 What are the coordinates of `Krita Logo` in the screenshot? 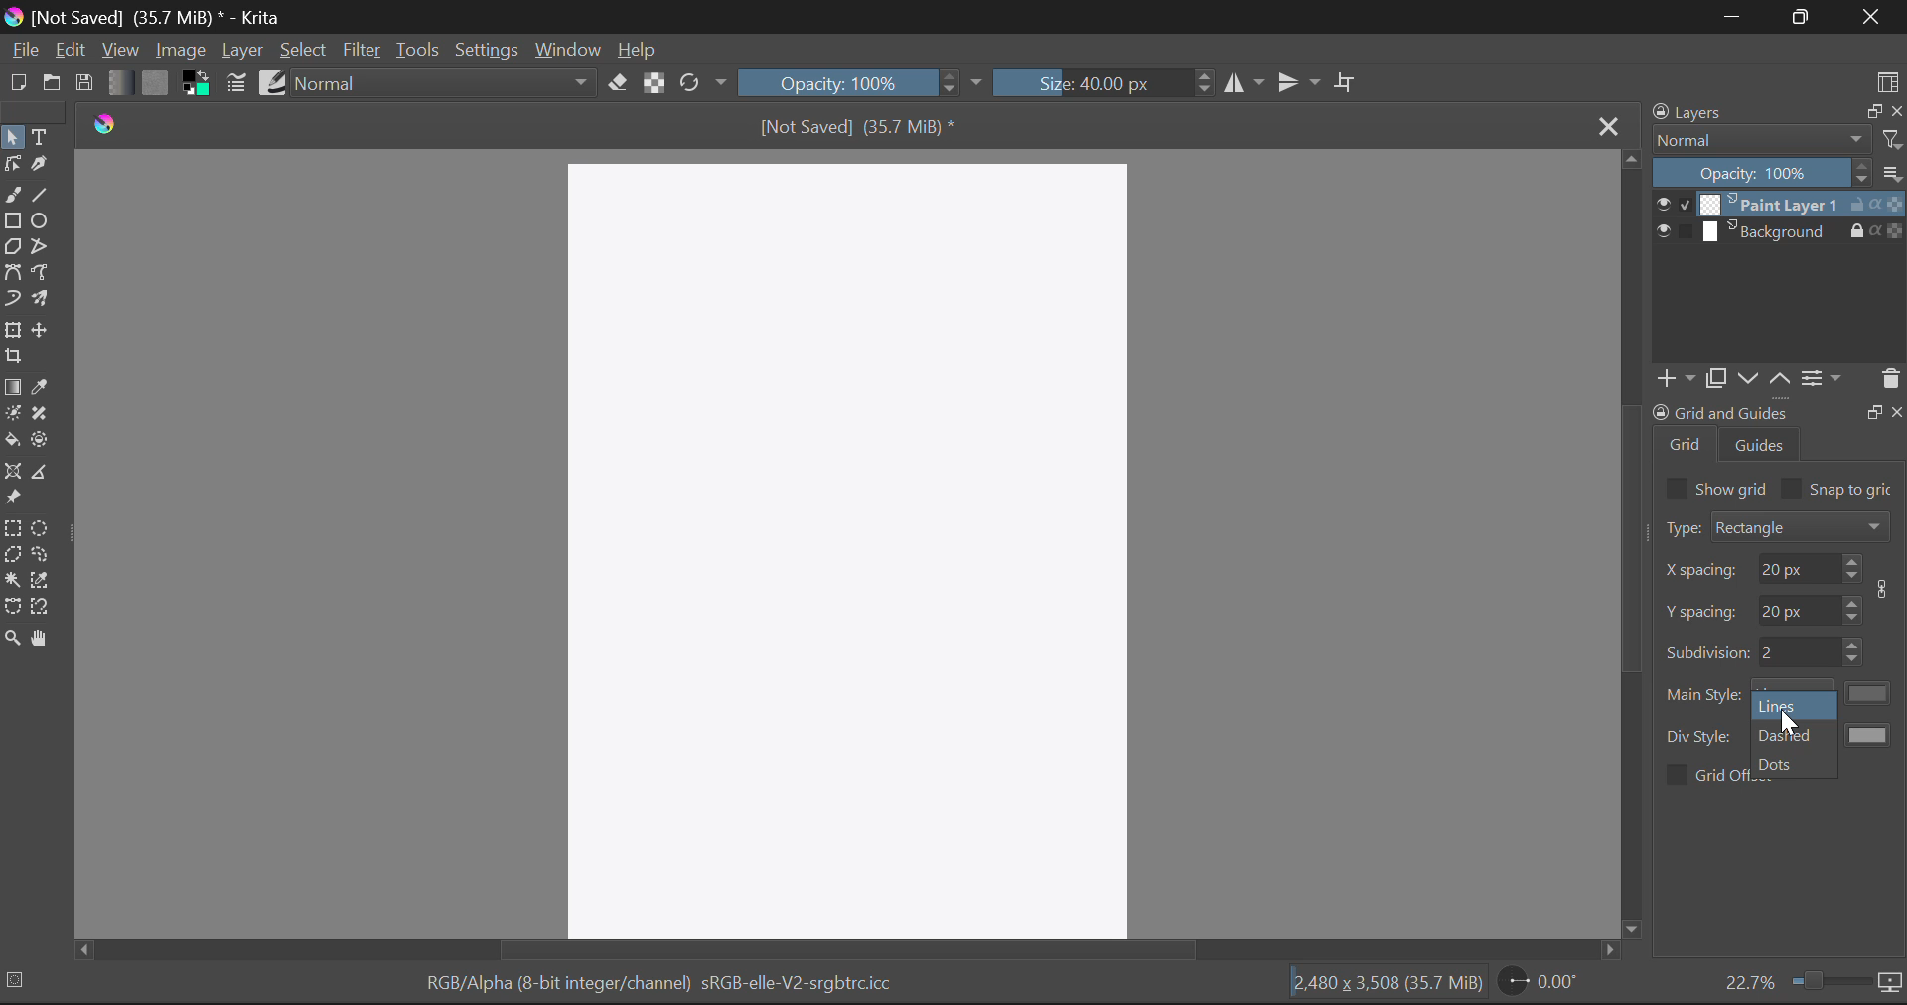 It's located at (106, 124).